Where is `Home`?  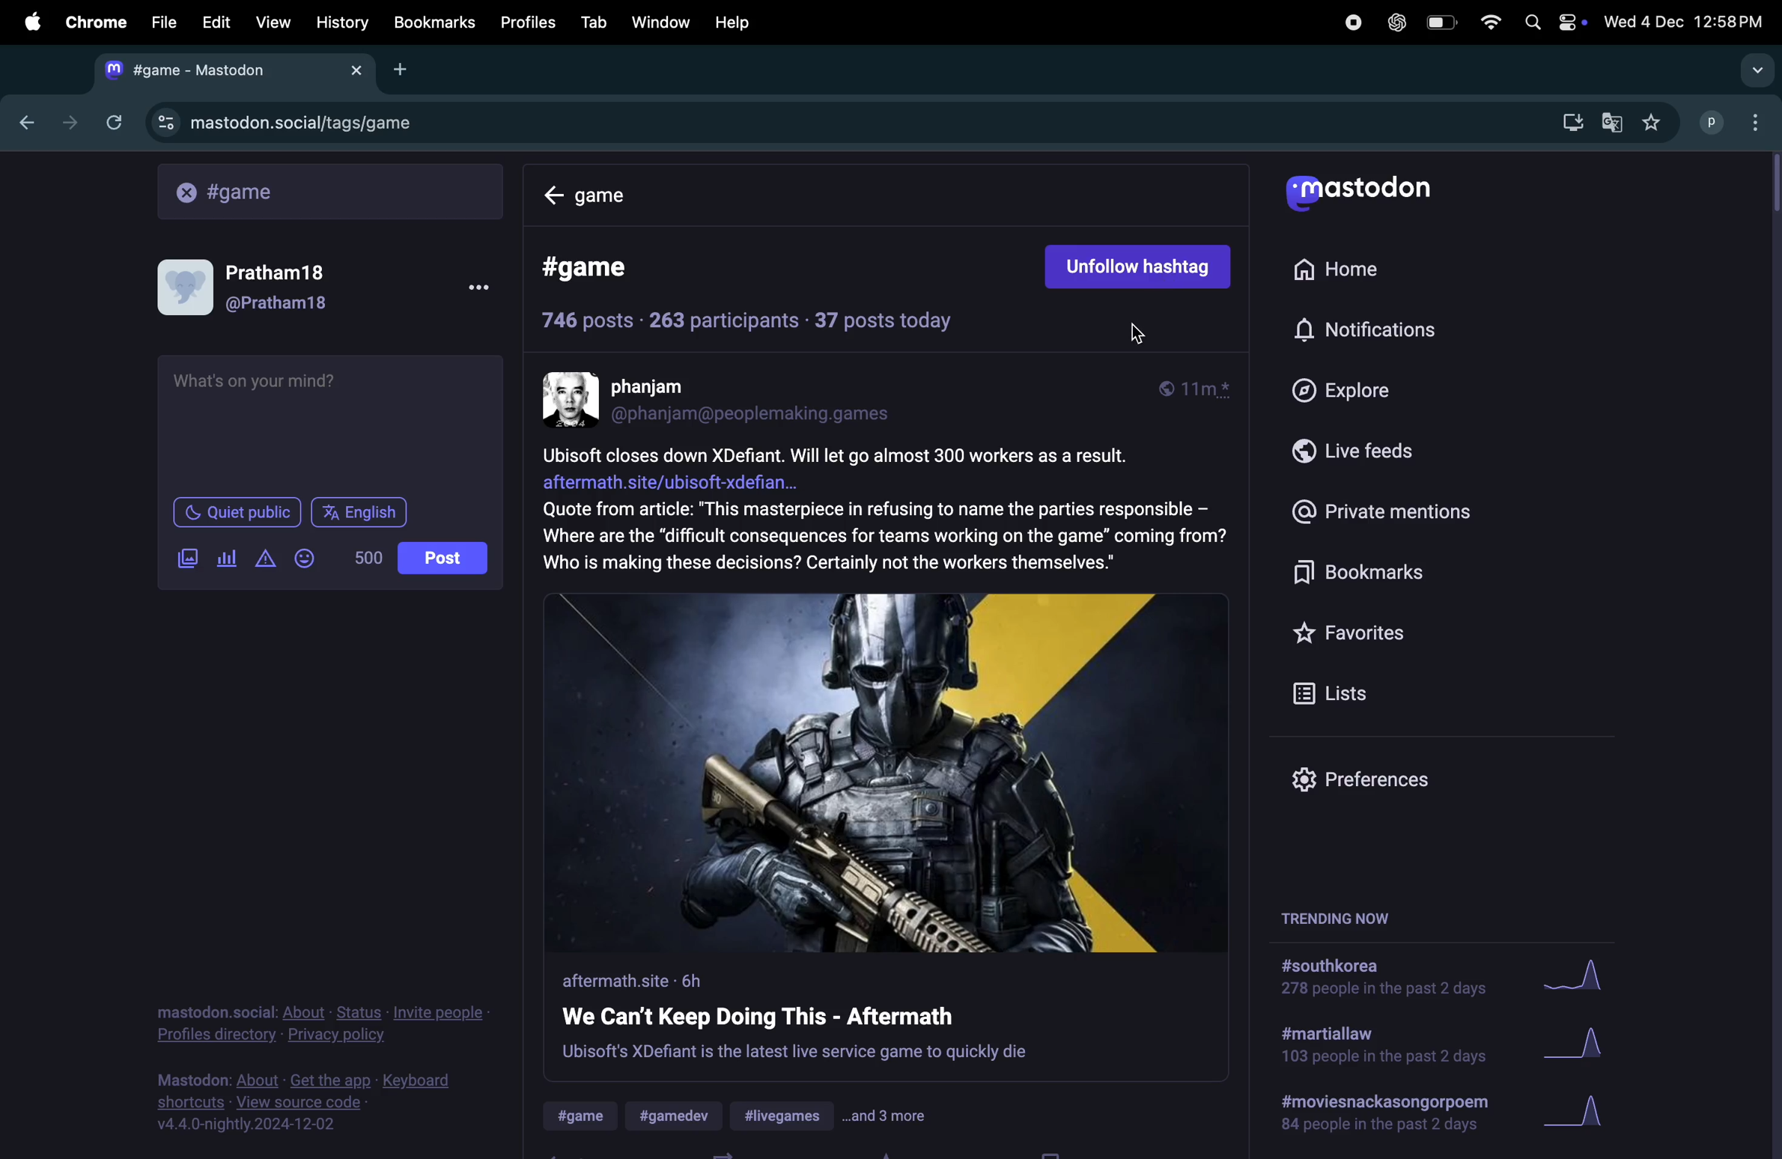 Home is located at coordinates (615, 195).